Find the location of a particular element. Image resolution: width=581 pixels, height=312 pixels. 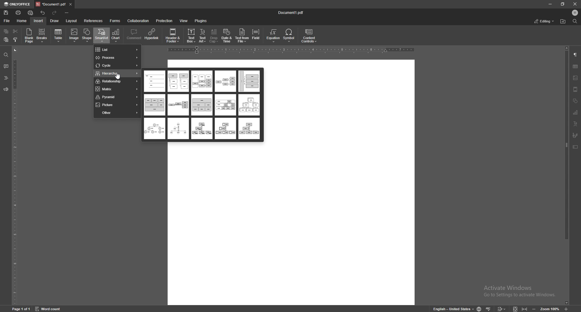

draw is located at coordinates (55, 21).